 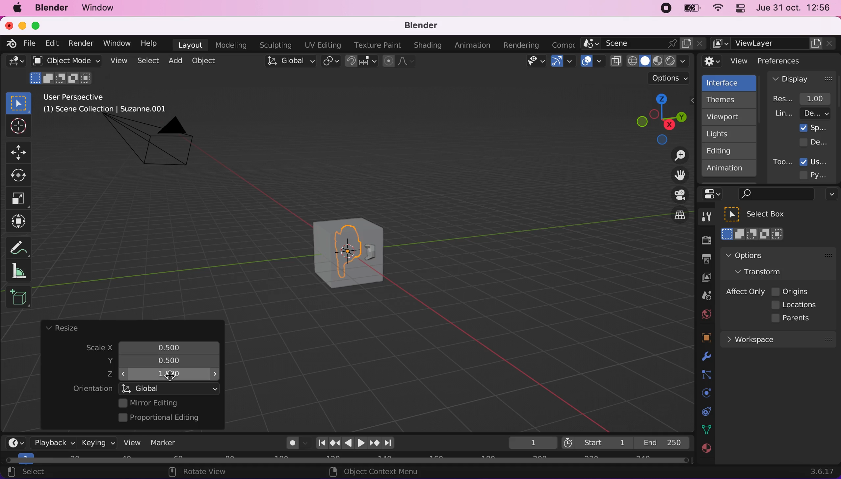 What do you see at coordinates (563, 63) in the screenshot?
I see `gizmos` at bounding box center [563, 63].